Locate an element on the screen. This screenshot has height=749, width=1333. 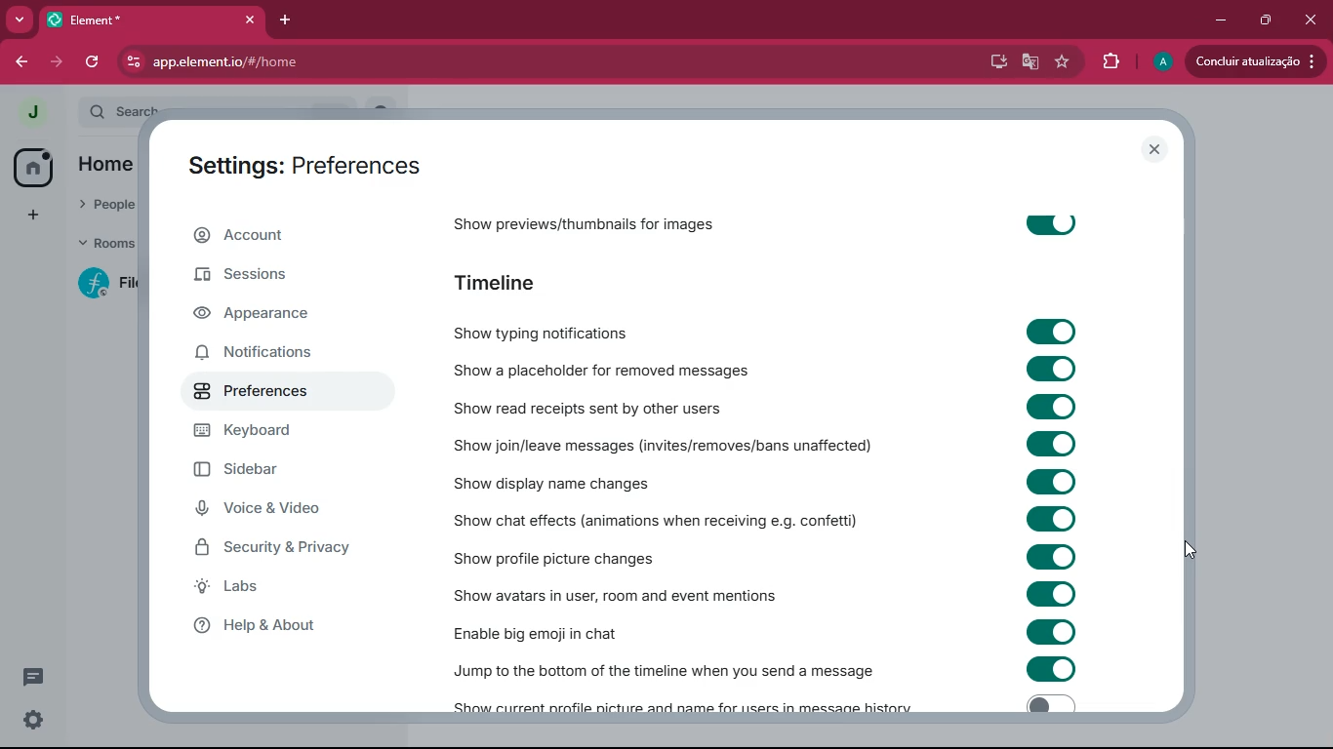
close is located at coordinates (245, 20).